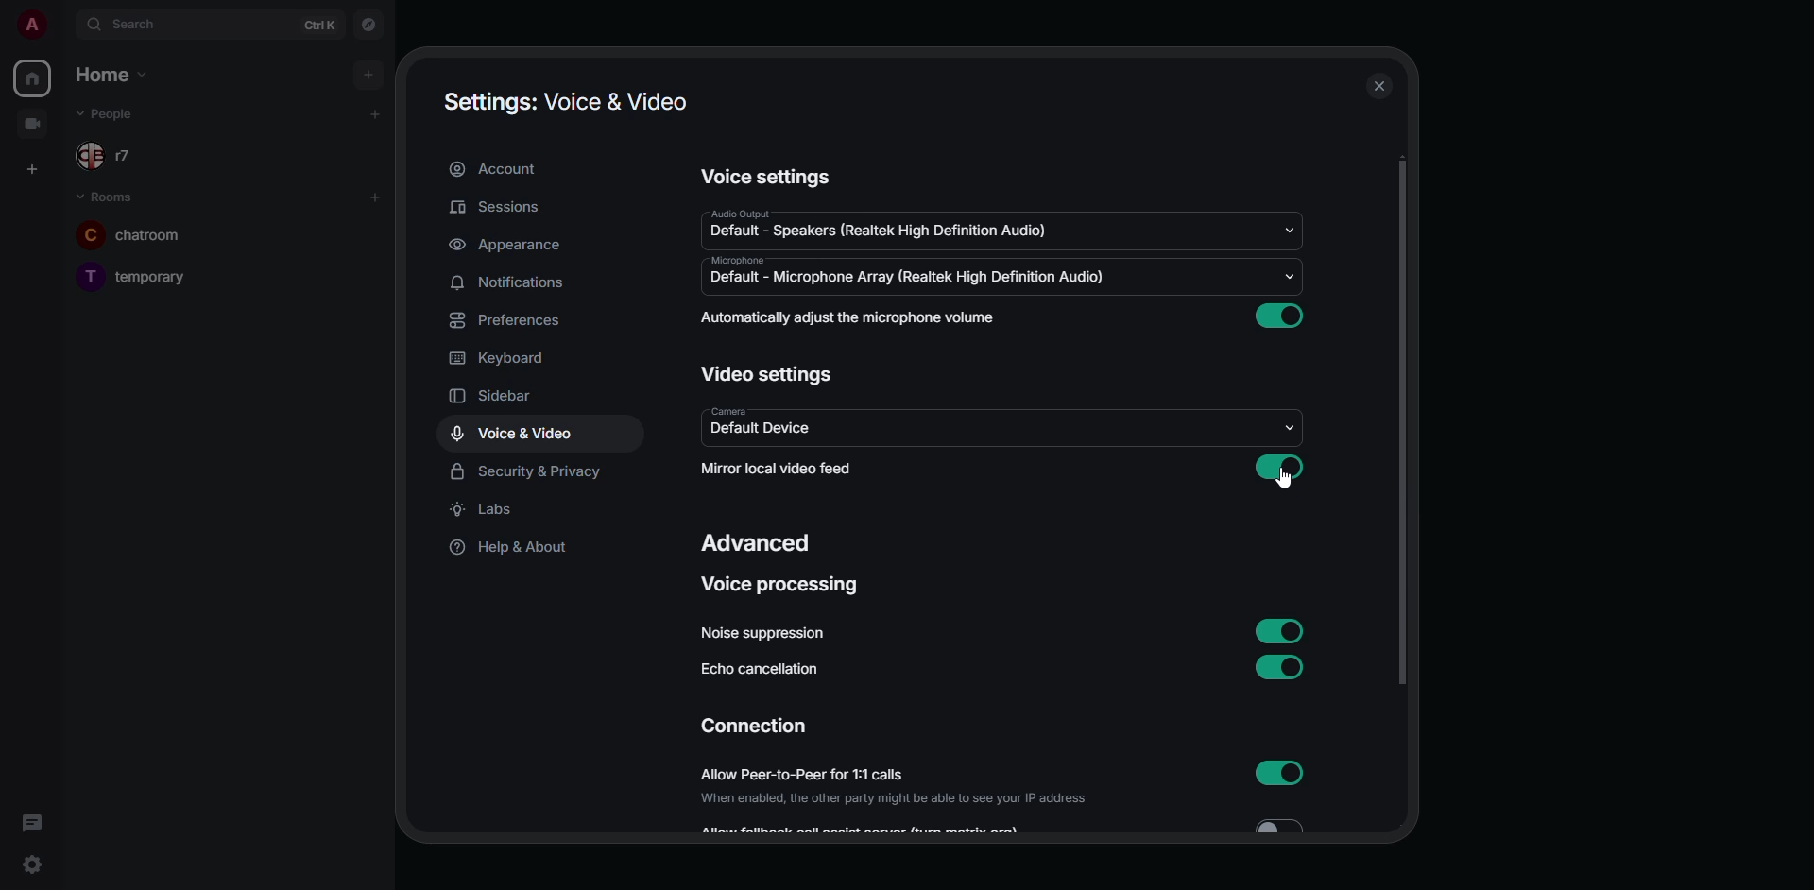 The height and width of the screenshot is (890, 1814). Describe the element at coordinates (374, 196) in the screenshot. I see `add` at that location.